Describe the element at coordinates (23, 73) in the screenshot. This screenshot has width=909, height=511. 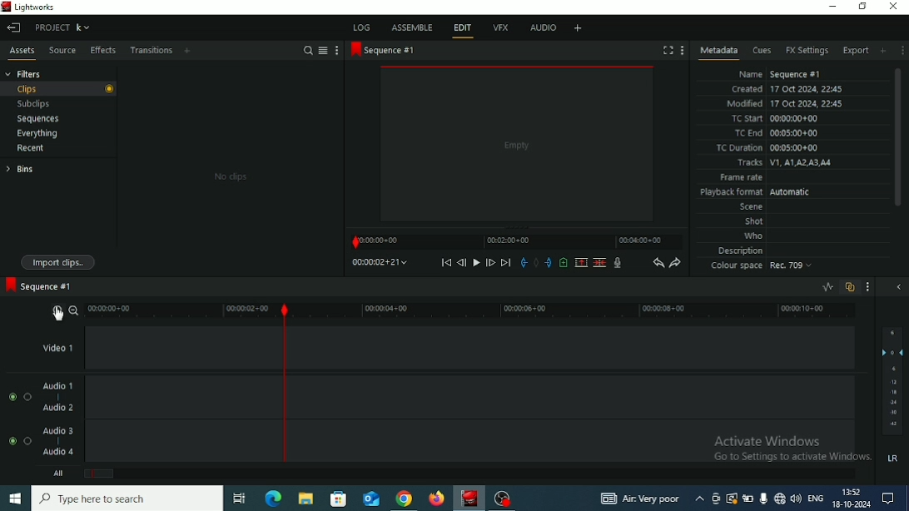
I see `Filters` at that location.